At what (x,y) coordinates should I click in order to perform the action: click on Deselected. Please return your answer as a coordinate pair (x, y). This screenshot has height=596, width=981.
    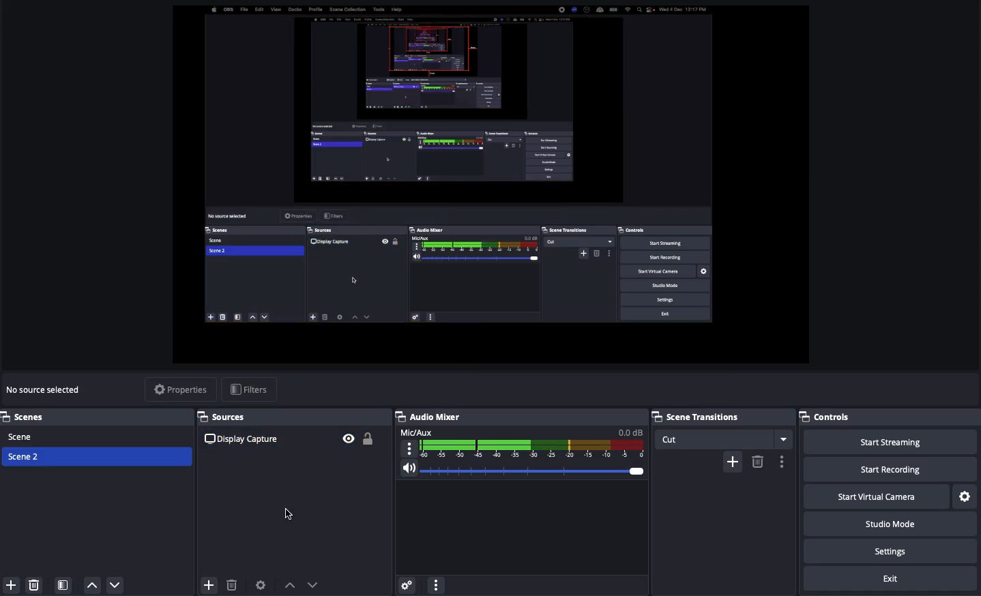
    Looking at the image, I should click on (293, 514).